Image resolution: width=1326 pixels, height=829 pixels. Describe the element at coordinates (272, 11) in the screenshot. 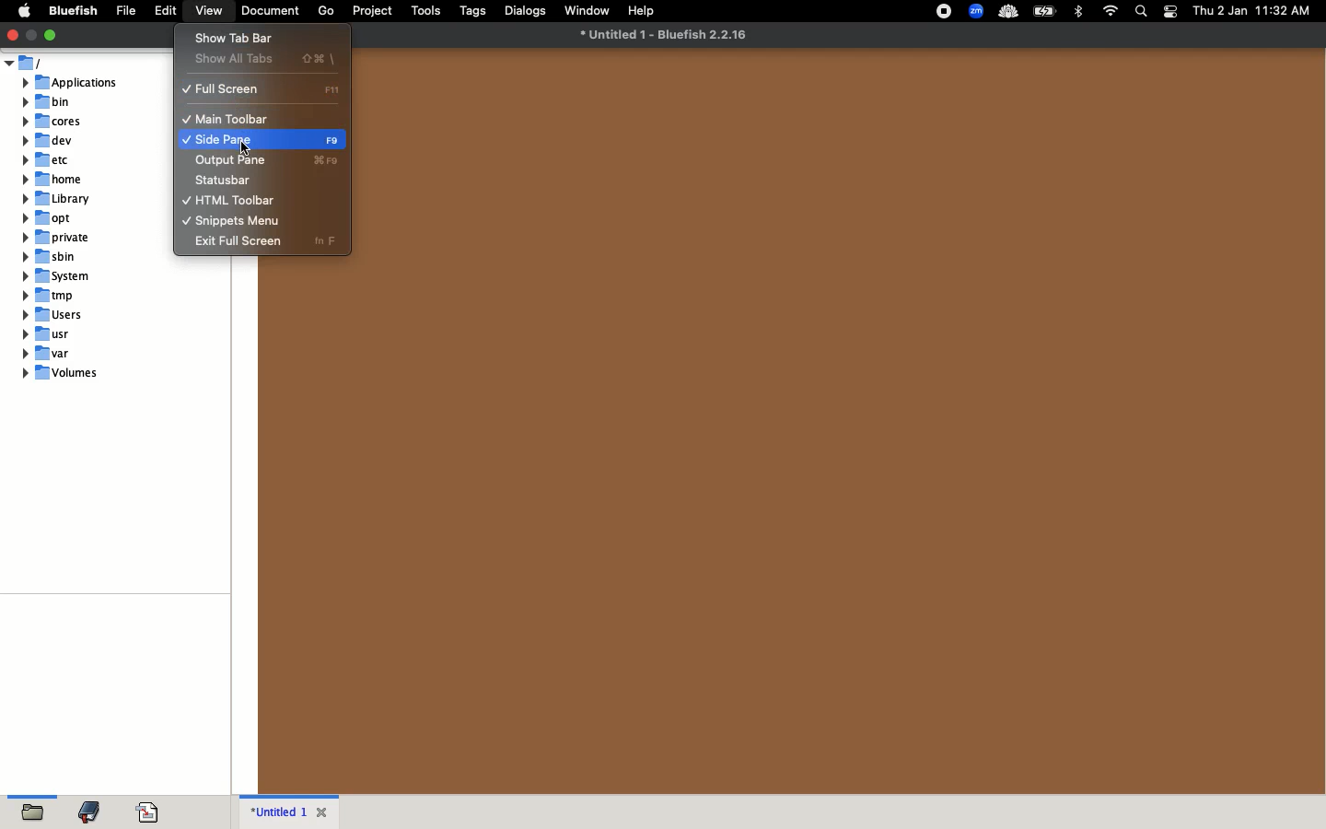

I see `document` at that location.